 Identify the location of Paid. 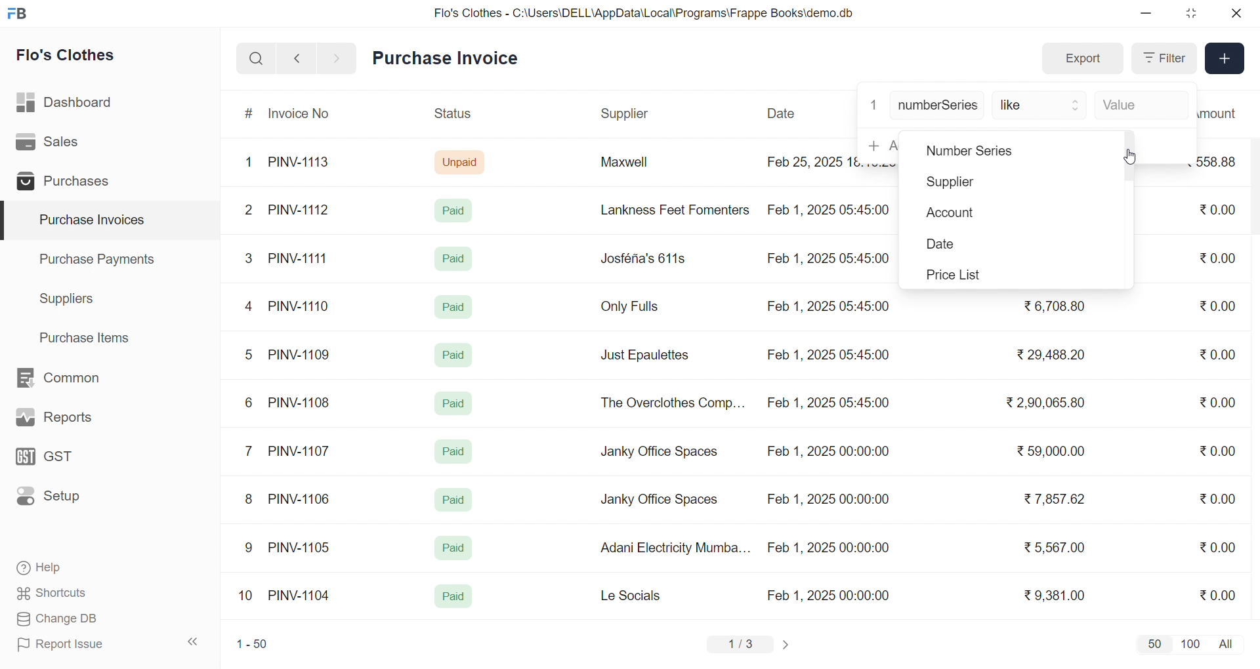
(457, 210).